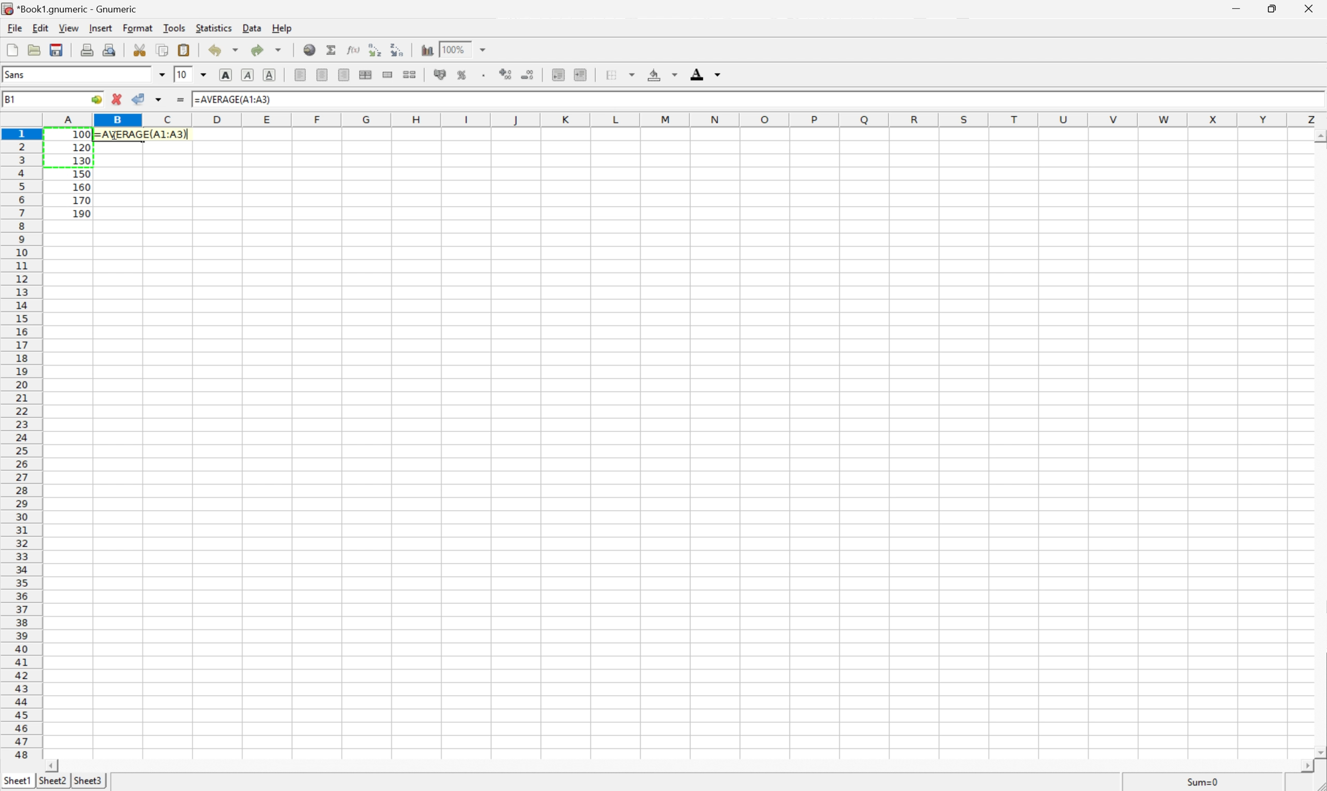  Describe the element at coordinates (82, 213) in the screenshot. I see `190` at that location.